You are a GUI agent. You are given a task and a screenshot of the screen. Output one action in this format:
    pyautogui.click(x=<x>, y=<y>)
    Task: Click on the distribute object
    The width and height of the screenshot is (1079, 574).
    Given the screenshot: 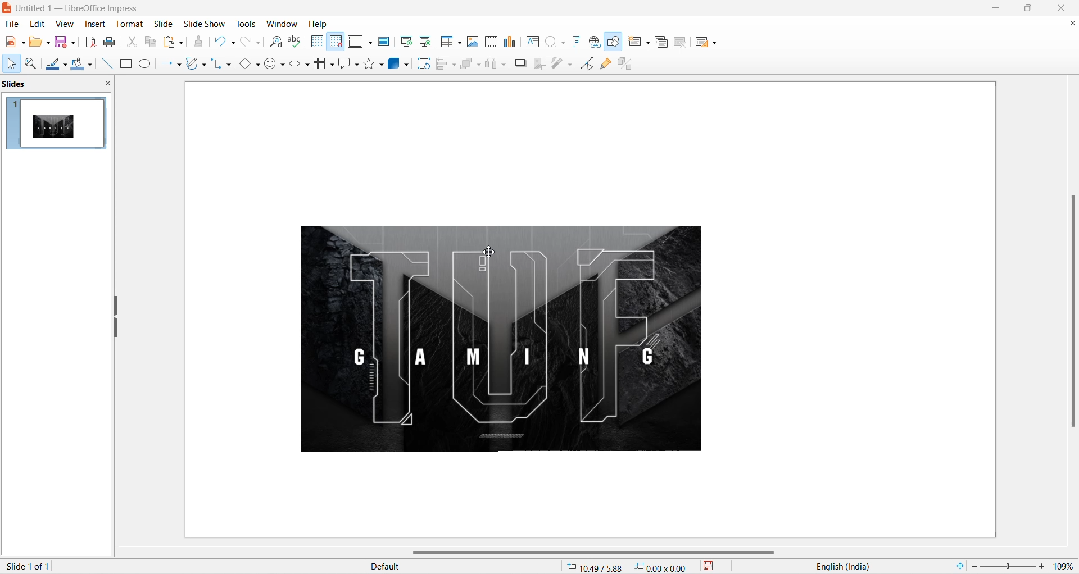 What is the action you would take?
    pyautogui.click(x=506, y=66)
    